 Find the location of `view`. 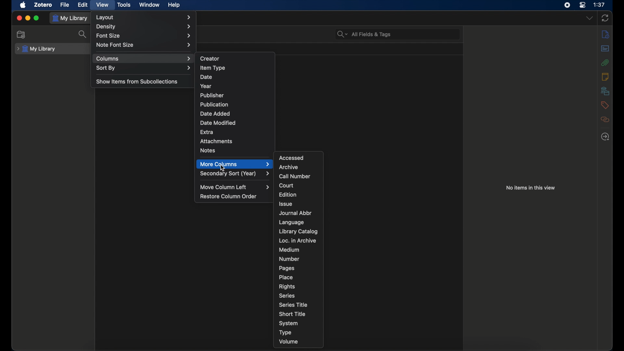

view is located at coordinates (103, 5).